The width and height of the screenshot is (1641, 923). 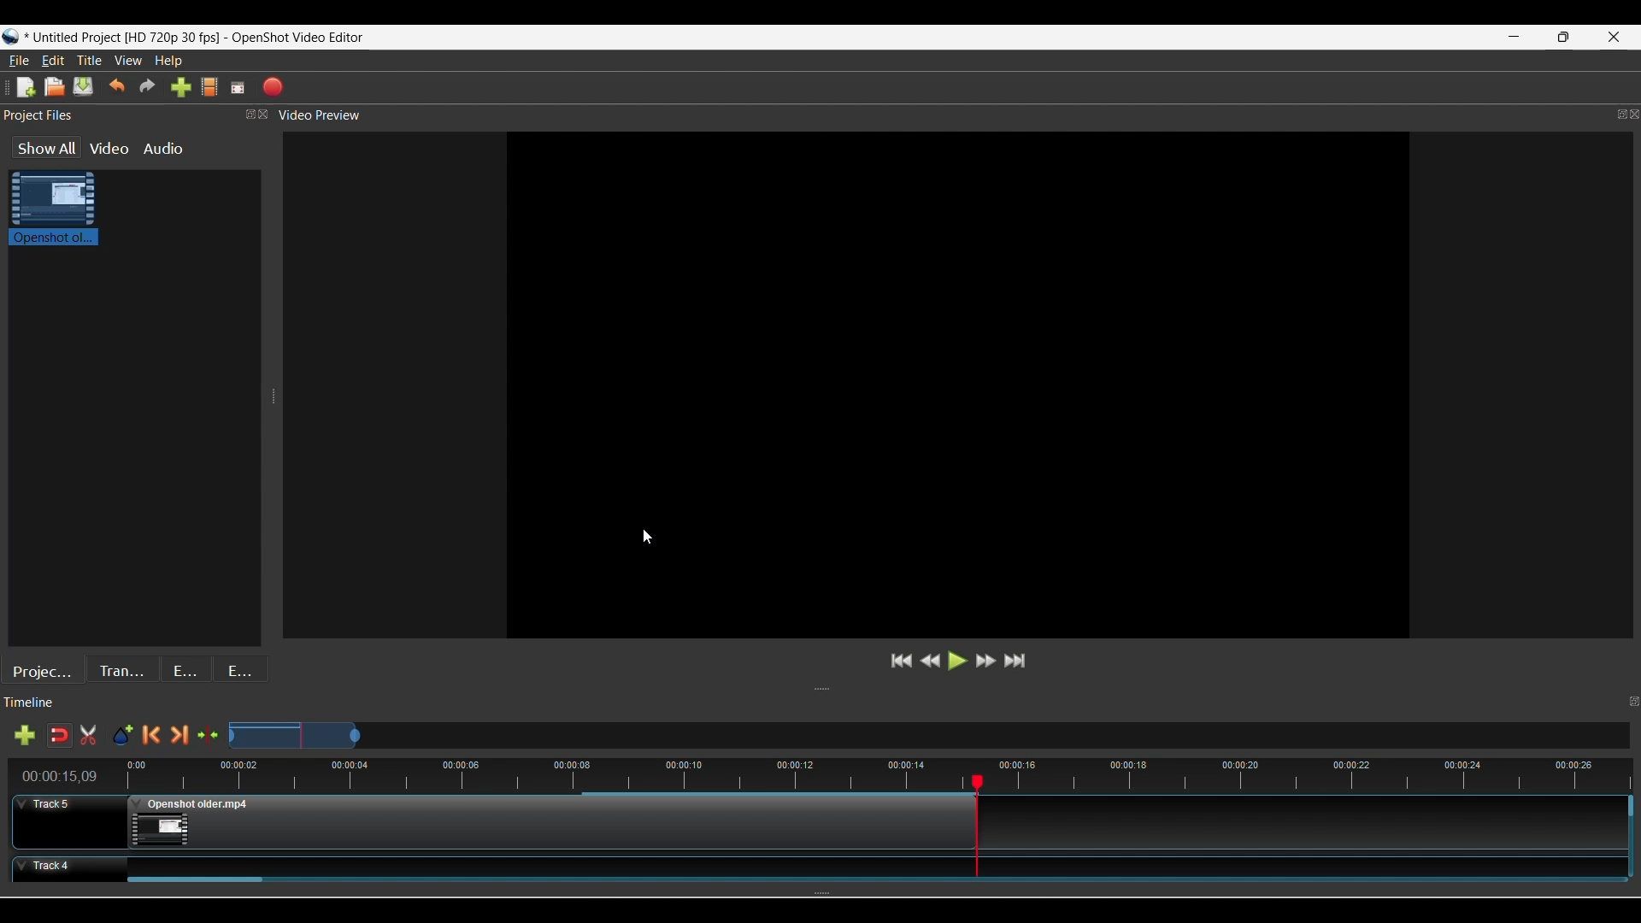 What do you see at coordinates (62, 869) in the screenshot?
I see `Track Header for track 4` at bounding box center [62, 869].